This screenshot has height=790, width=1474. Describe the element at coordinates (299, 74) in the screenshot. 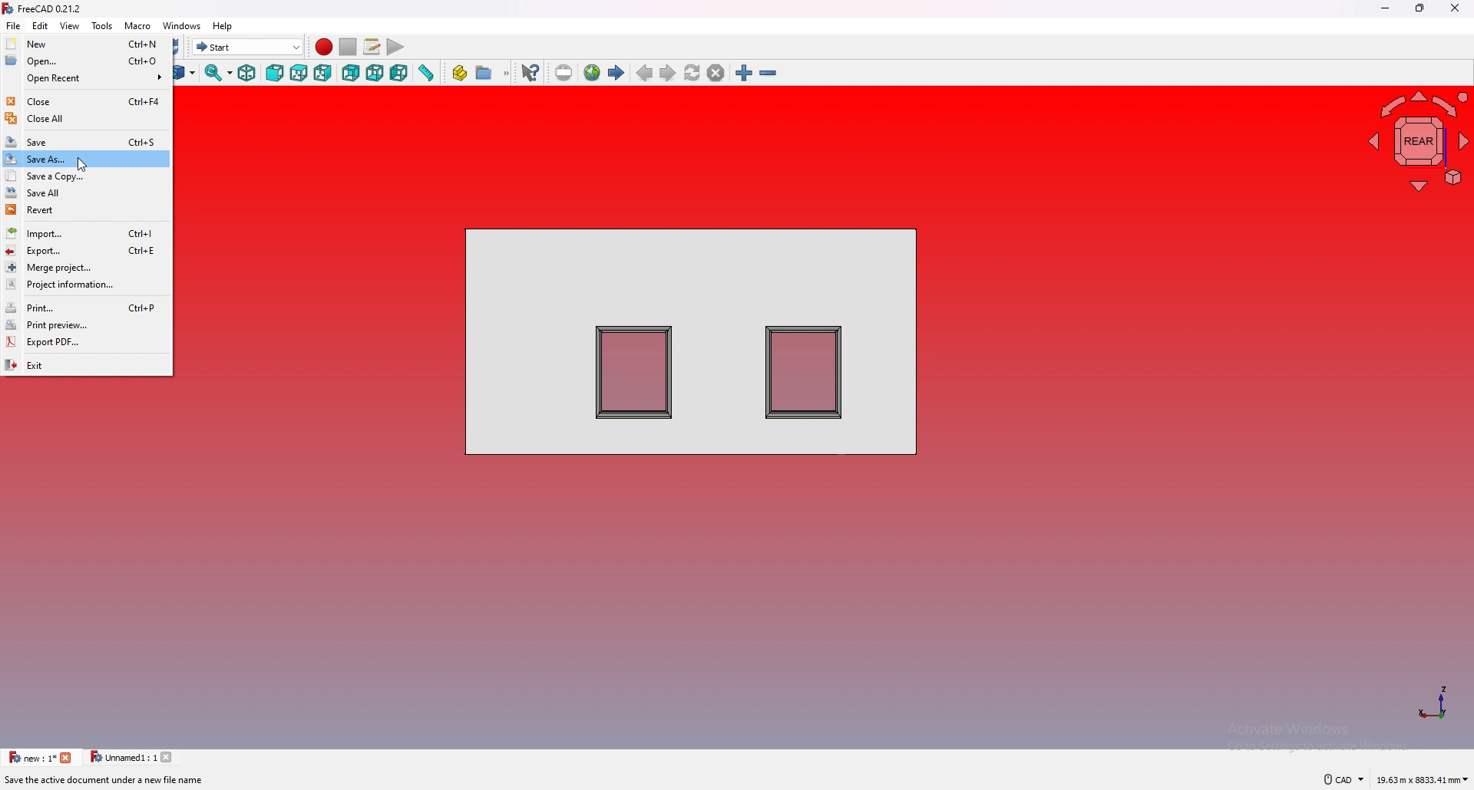

I see `top` at that location.